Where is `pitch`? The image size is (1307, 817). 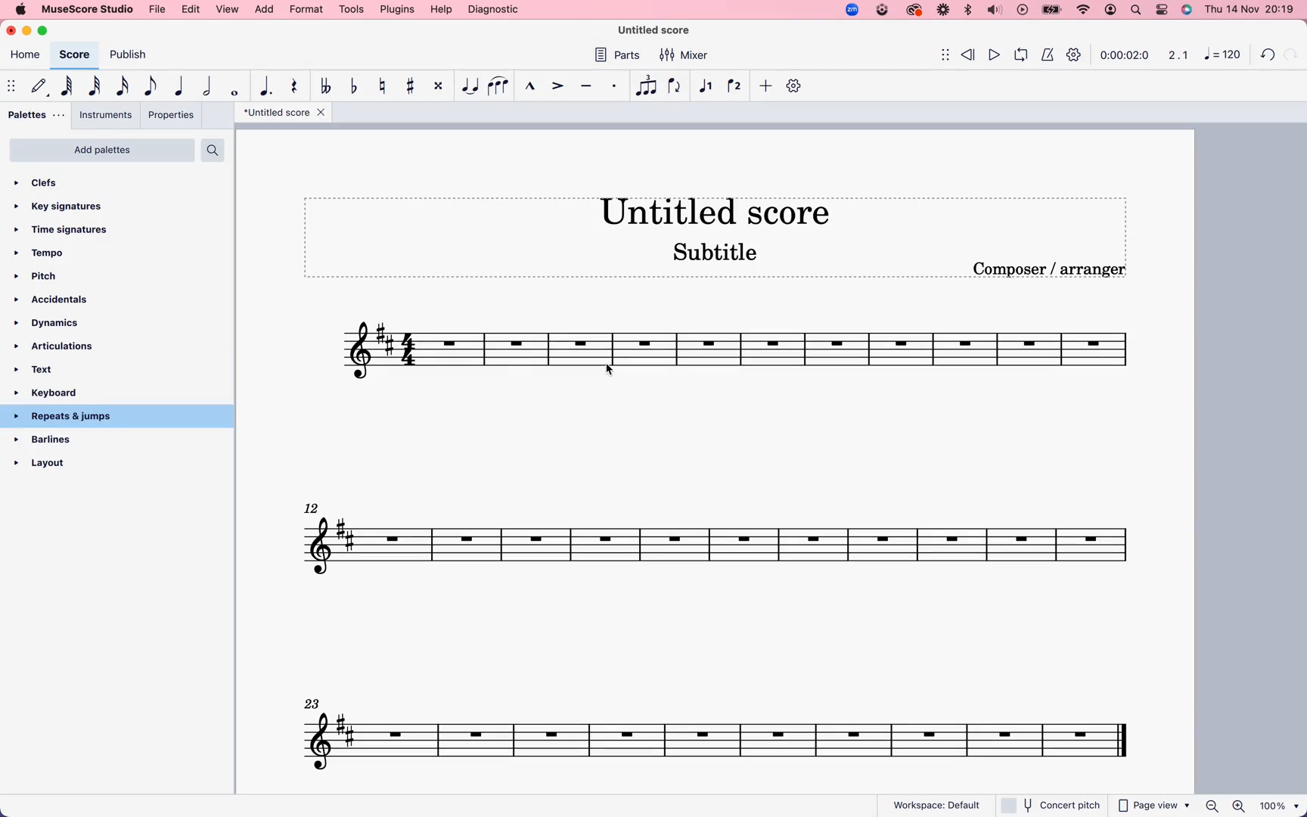
pitch is located at coordinates (47, 277).